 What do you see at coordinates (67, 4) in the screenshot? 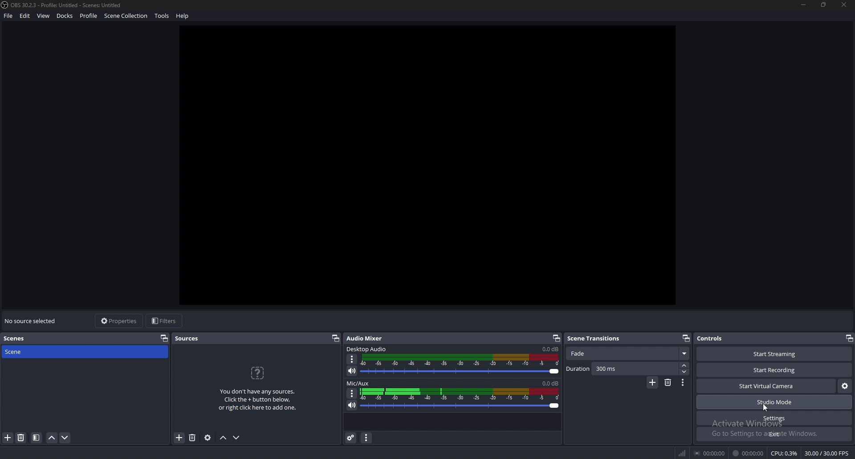
I see `) OBS 30.2.3 - Profile: Untitled - Scenes: Untitled` at bounding box center [67, 4].